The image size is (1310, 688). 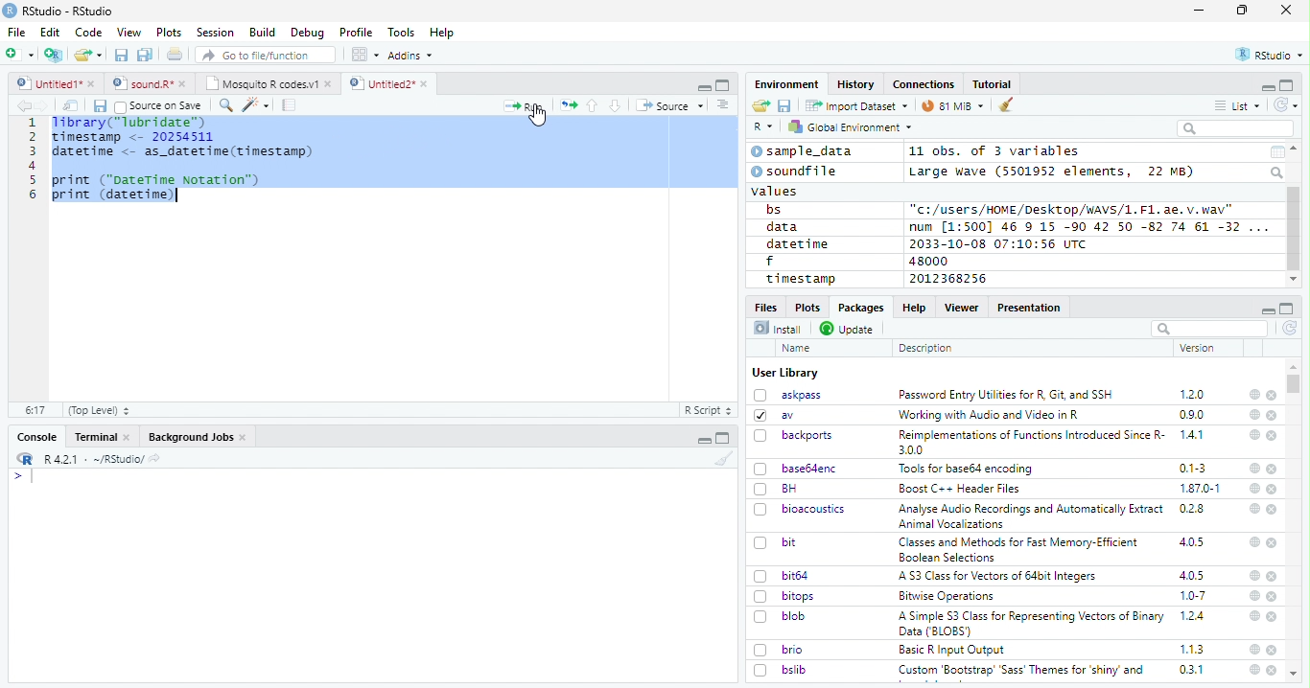 I want to click on Scroll bar, so click(x=1295, y=229).